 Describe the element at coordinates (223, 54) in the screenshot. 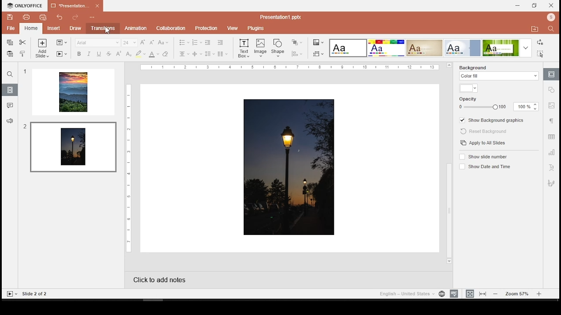

I see `columns` at that location.